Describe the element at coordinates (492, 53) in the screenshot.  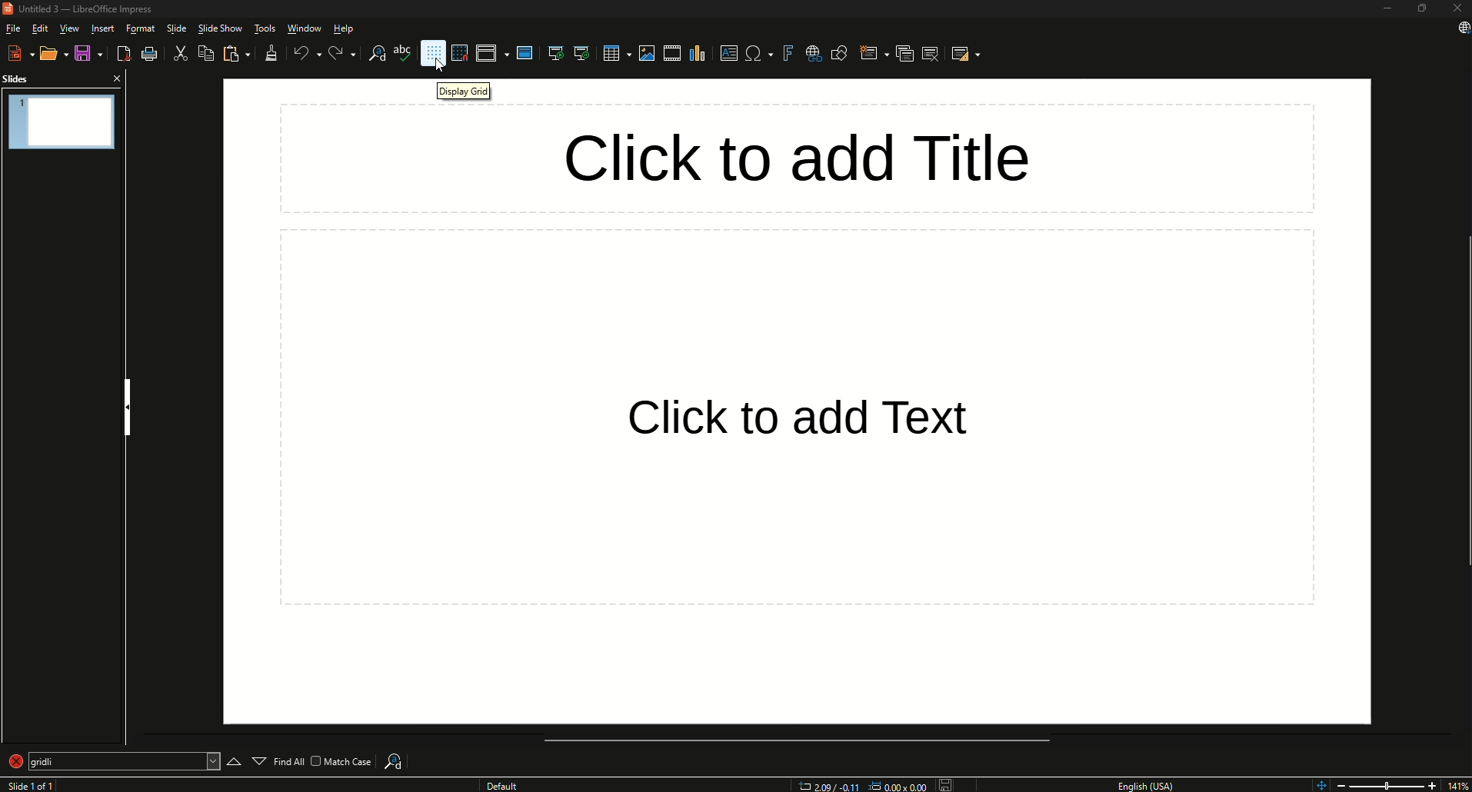
I see `Display views` at that location.